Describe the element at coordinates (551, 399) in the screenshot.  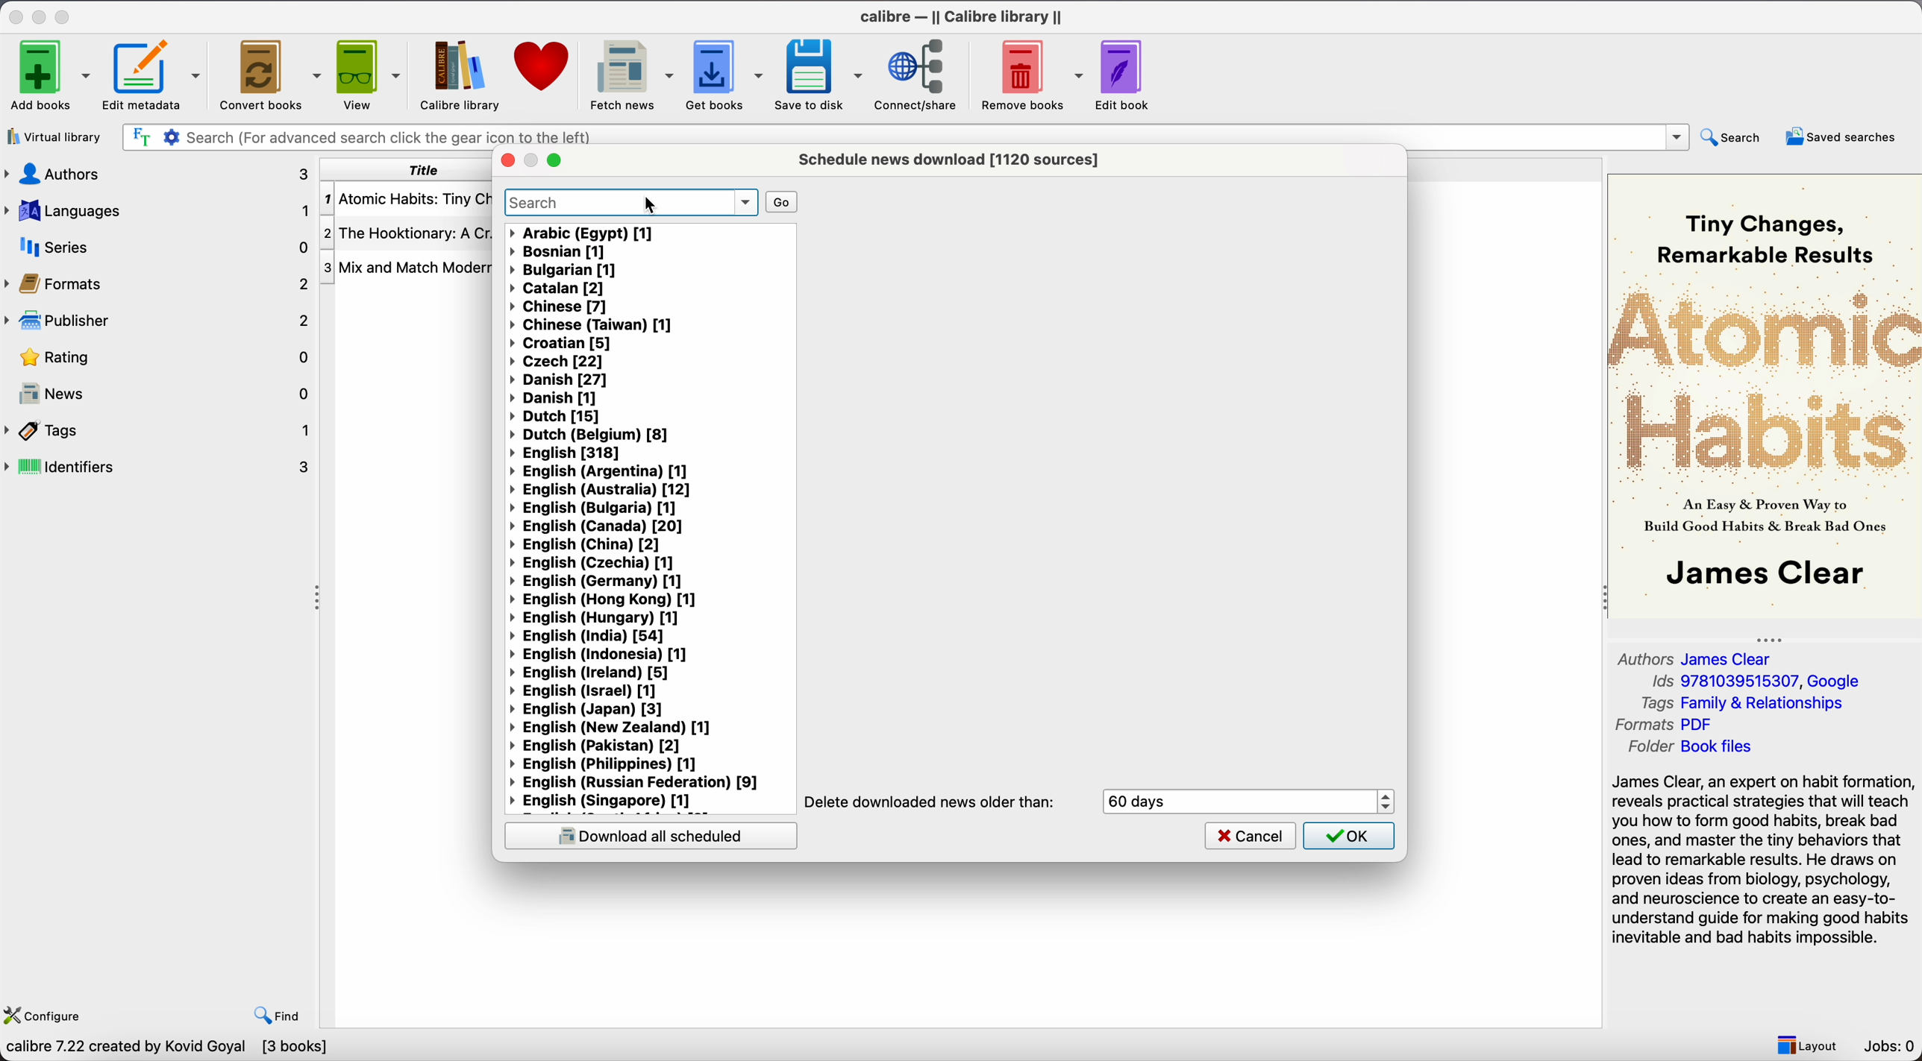
I see `Danish [1]` at that location.